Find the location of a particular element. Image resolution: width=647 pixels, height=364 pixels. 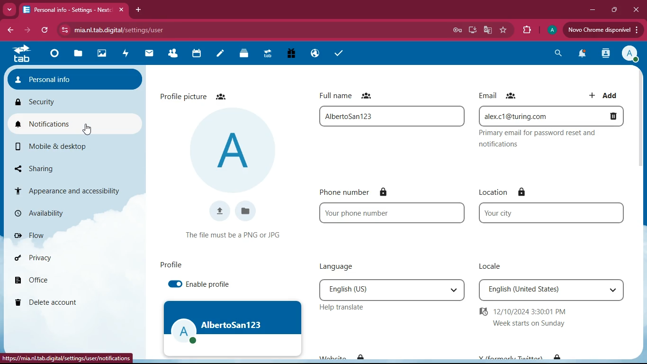

files is located at coordinates (80, 53).